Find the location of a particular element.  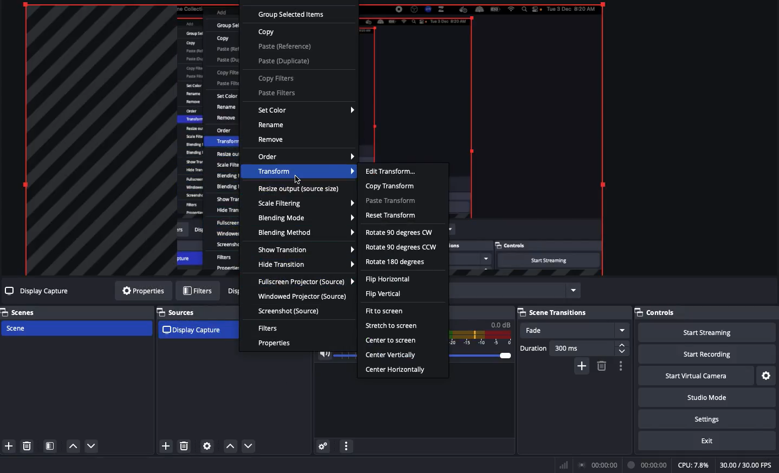

delete is located at coordinates (600, 366).